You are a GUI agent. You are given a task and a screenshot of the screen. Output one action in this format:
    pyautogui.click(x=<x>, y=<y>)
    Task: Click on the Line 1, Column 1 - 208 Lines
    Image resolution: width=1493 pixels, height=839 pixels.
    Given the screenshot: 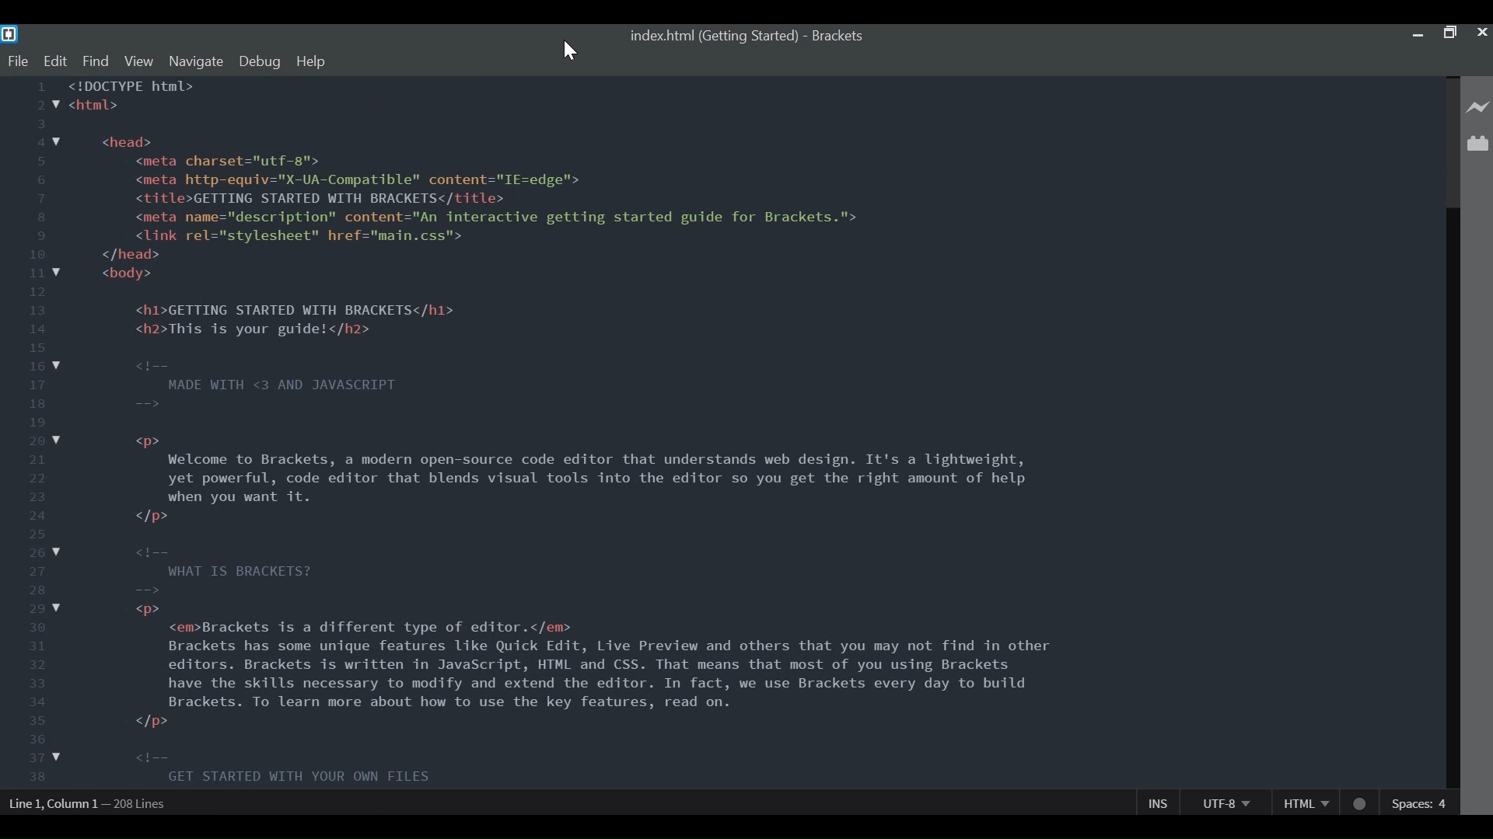 What is the action you would take?
    pyautogui.click(x=89, y=805)
    